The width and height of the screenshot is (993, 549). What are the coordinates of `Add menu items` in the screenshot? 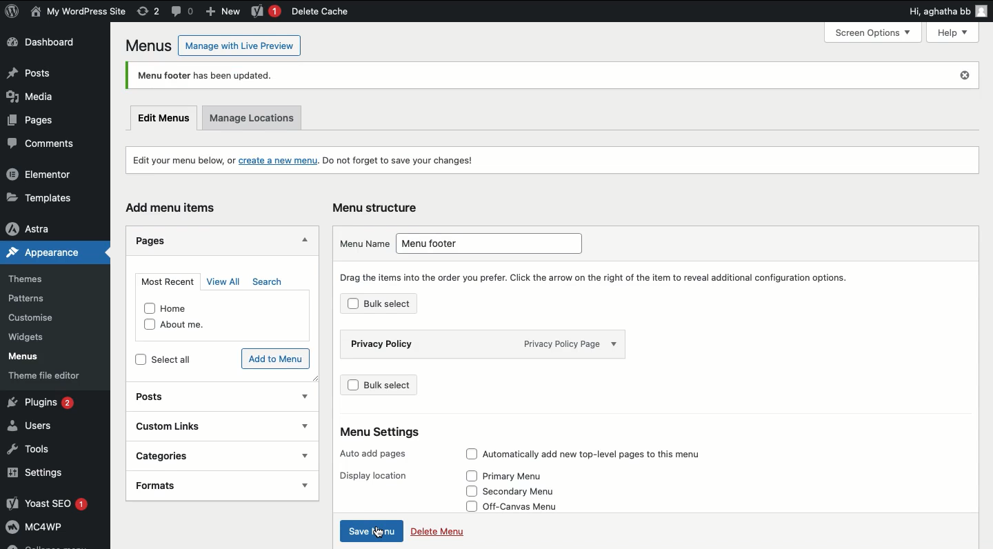 It's located at (177, 208).